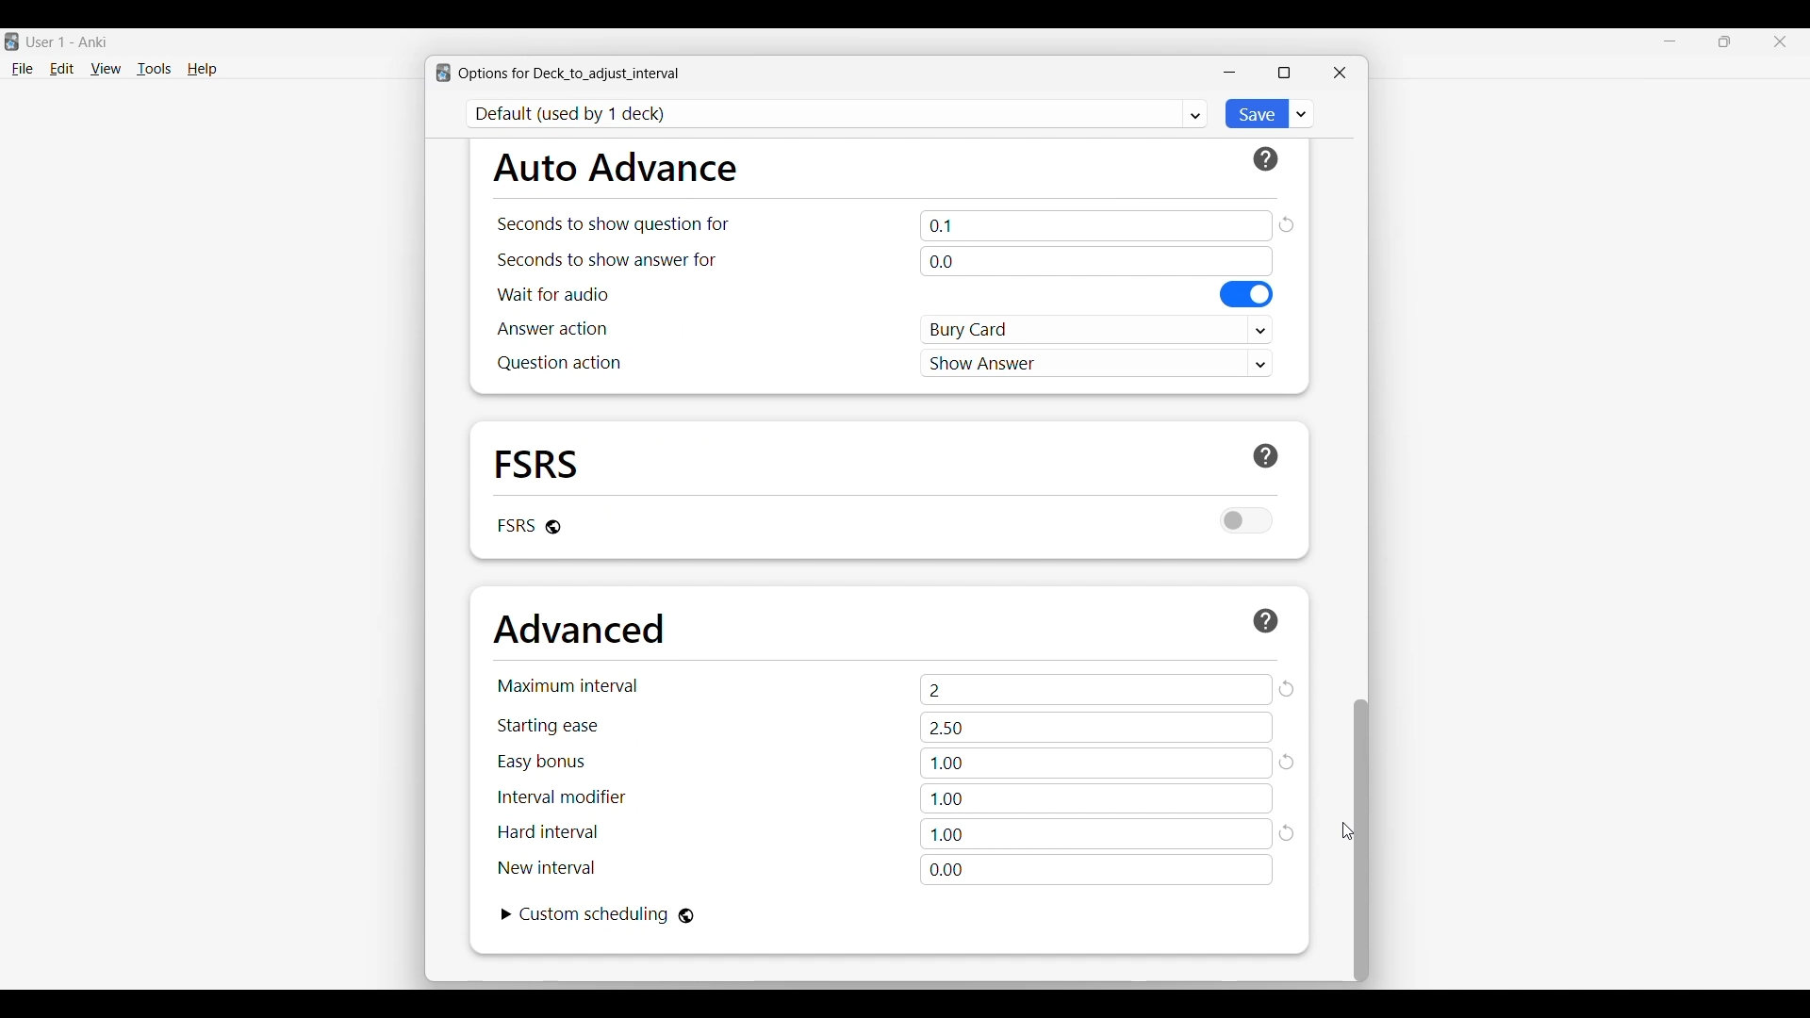 This screenshot has height=1018, width=1810. What do you see at coordinates (1247, 520) in the screenshot?
I see `Toggle for FSRS` at bounding box center [1247, 520].